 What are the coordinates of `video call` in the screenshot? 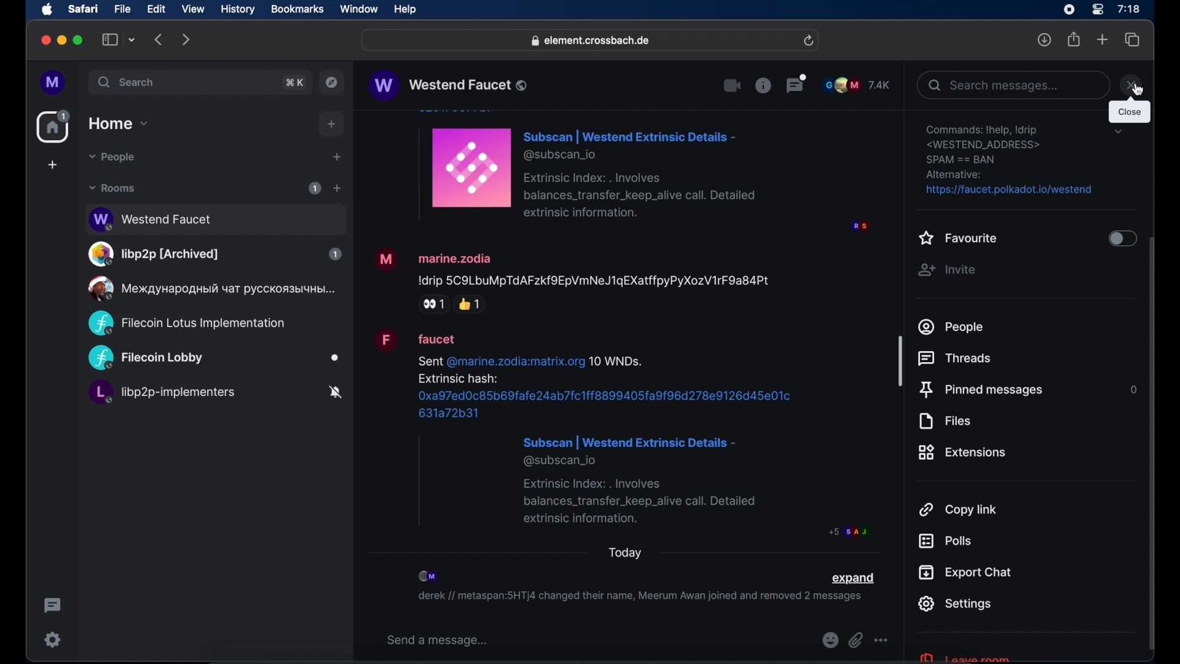 It's located at (733, 86).